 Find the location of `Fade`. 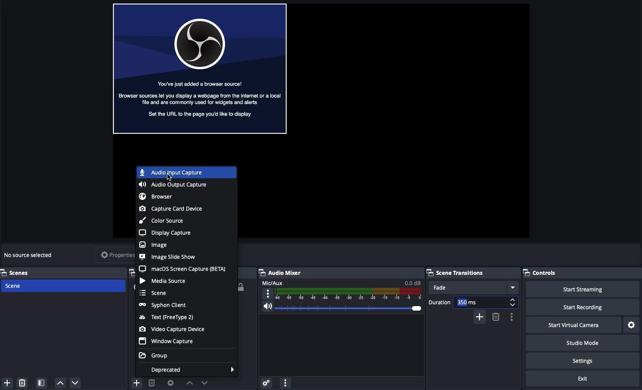

Fade is located at coordinates (473, 287).